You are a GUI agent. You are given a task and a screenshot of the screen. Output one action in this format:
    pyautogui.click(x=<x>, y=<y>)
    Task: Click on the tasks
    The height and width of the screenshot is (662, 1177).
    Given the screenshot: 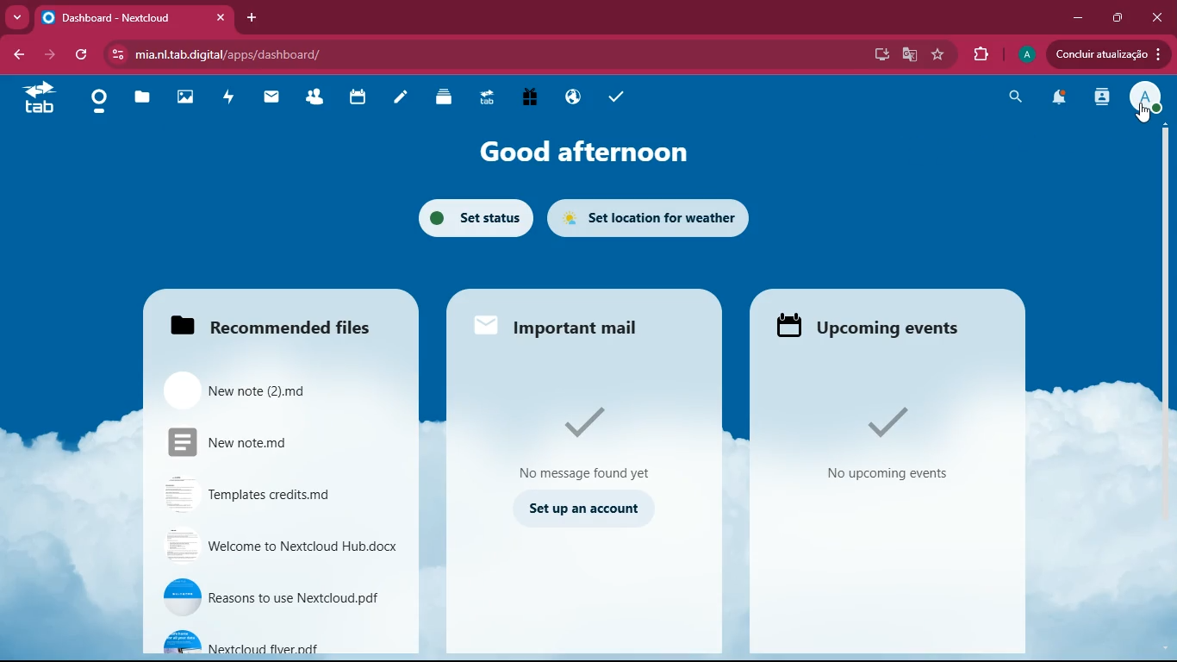 What is the action you would take?
    pyautogui.click(x=616, y=97)
    